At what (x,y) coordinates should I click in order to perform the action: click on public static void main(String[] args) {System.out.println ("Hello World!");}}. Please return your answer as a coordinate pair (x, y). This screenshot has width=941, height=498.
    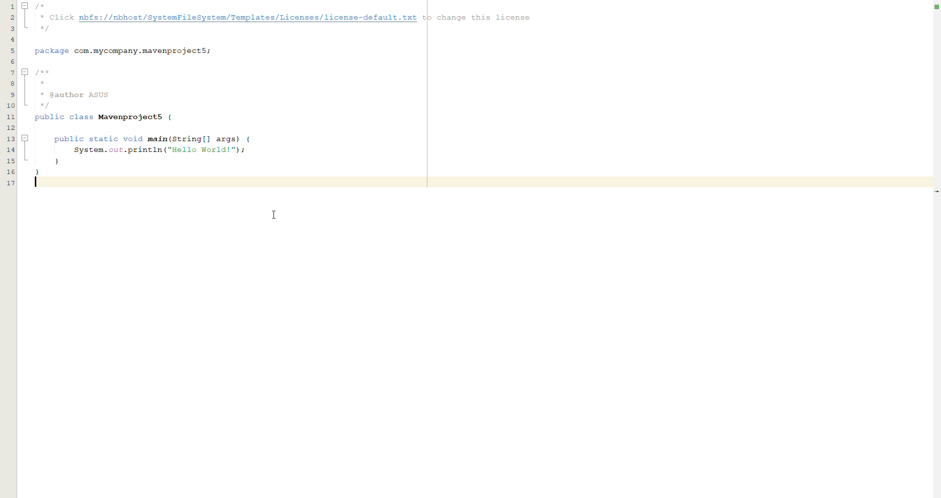
    Looking at the image, I should click on (149, 150).